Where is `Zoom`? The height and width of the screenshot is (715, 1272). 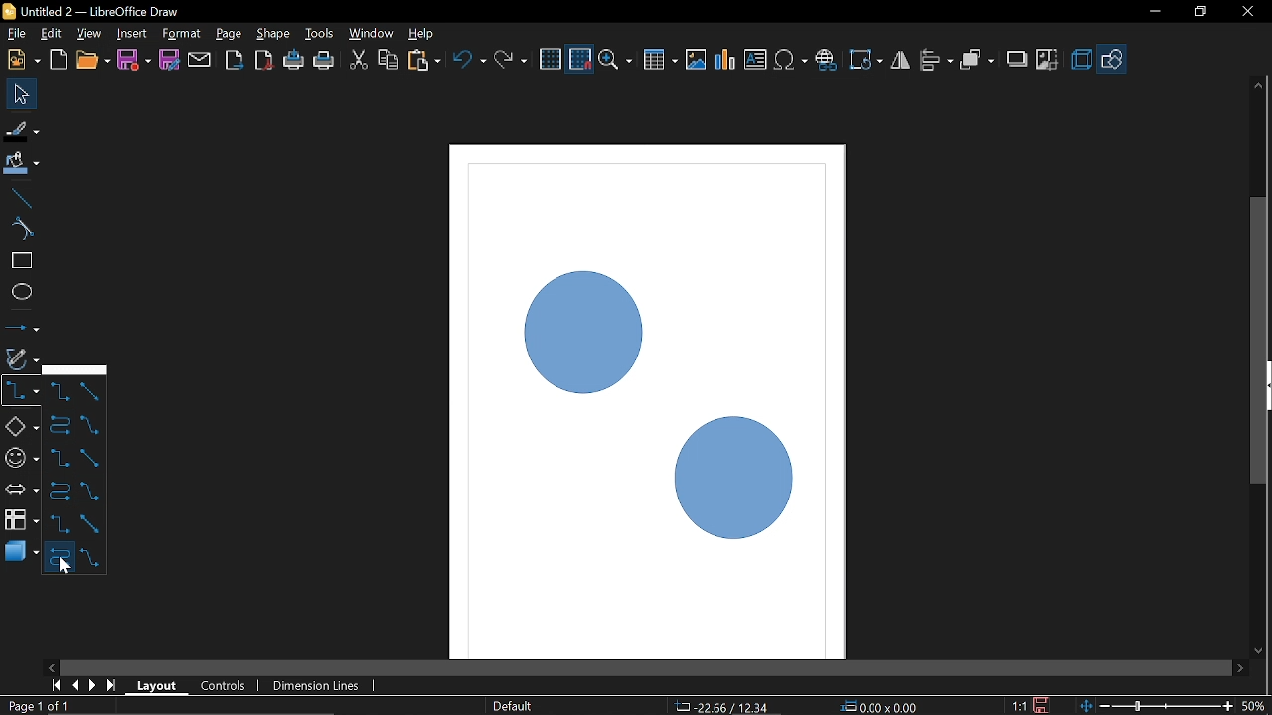 Zoom is located at coordinates (618, 59).